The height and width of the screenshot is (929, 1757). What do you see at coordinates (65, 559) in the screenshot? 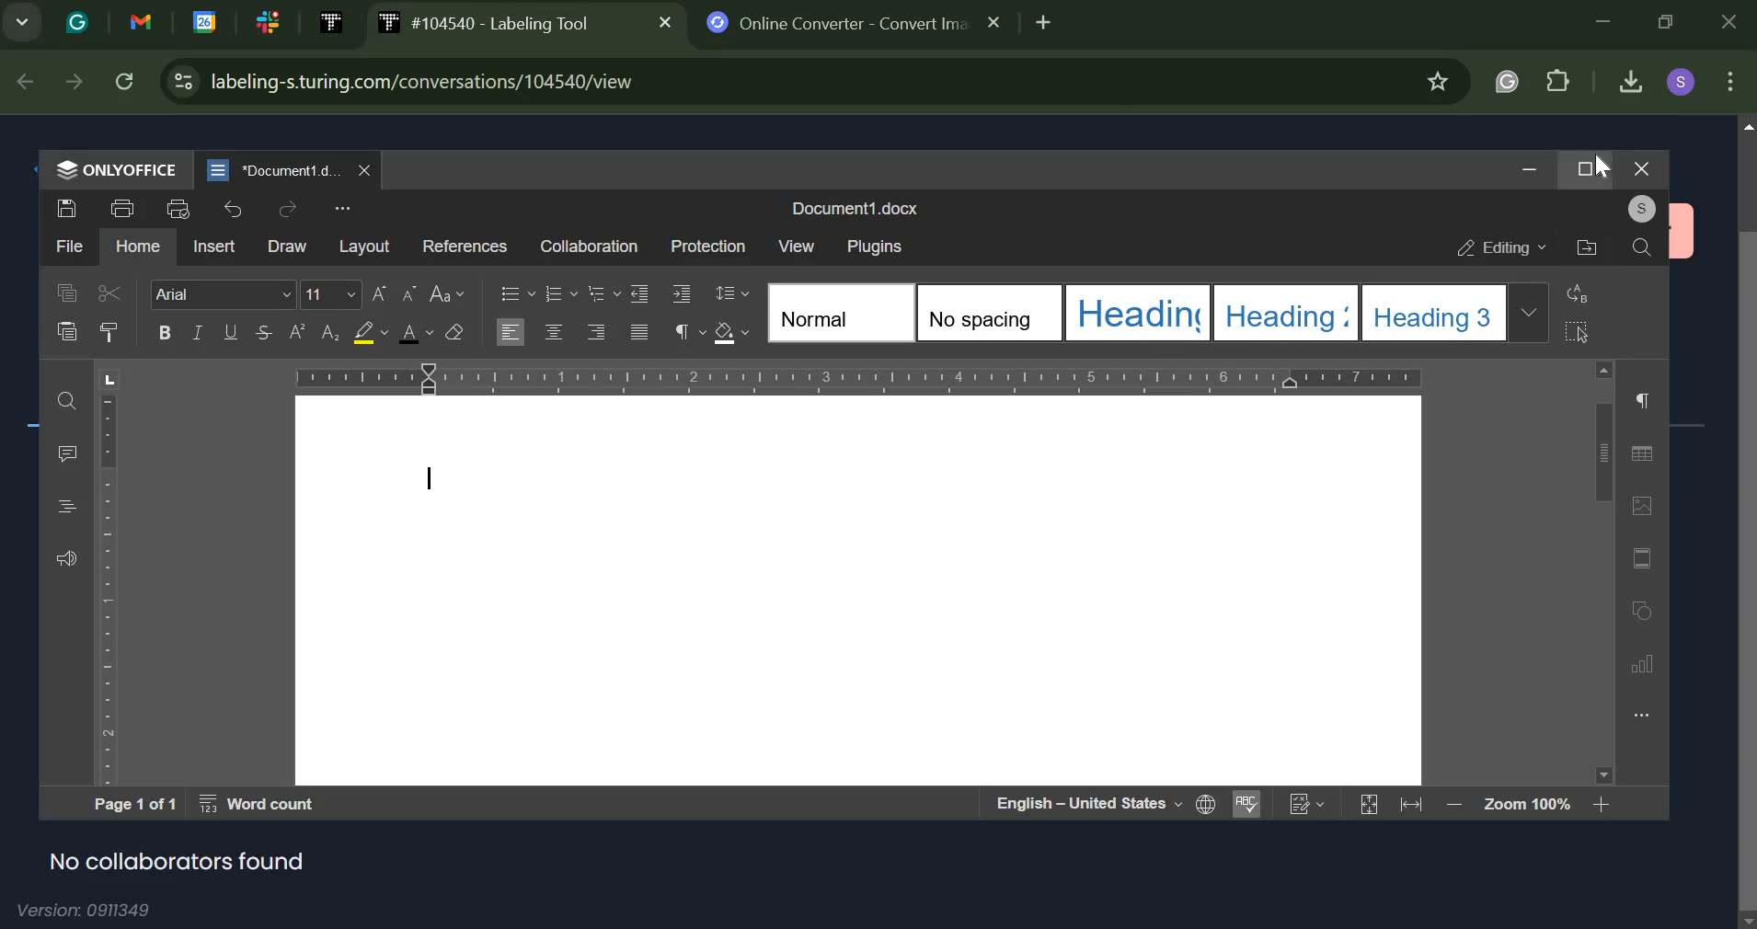
I see `volume` at bounding box center [65, 559].